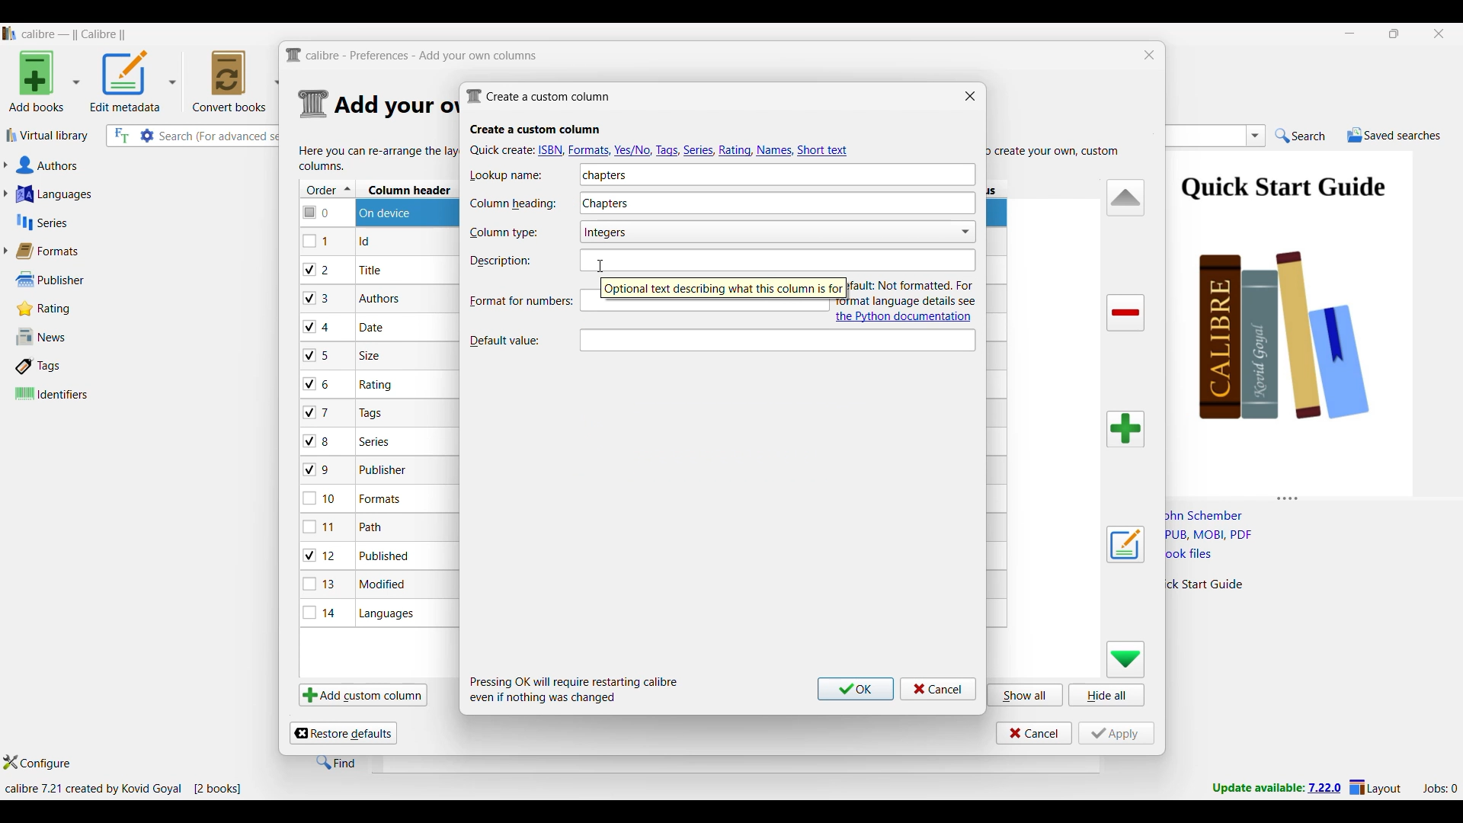  I want to click on Column heading typed in, so click(699, 200).